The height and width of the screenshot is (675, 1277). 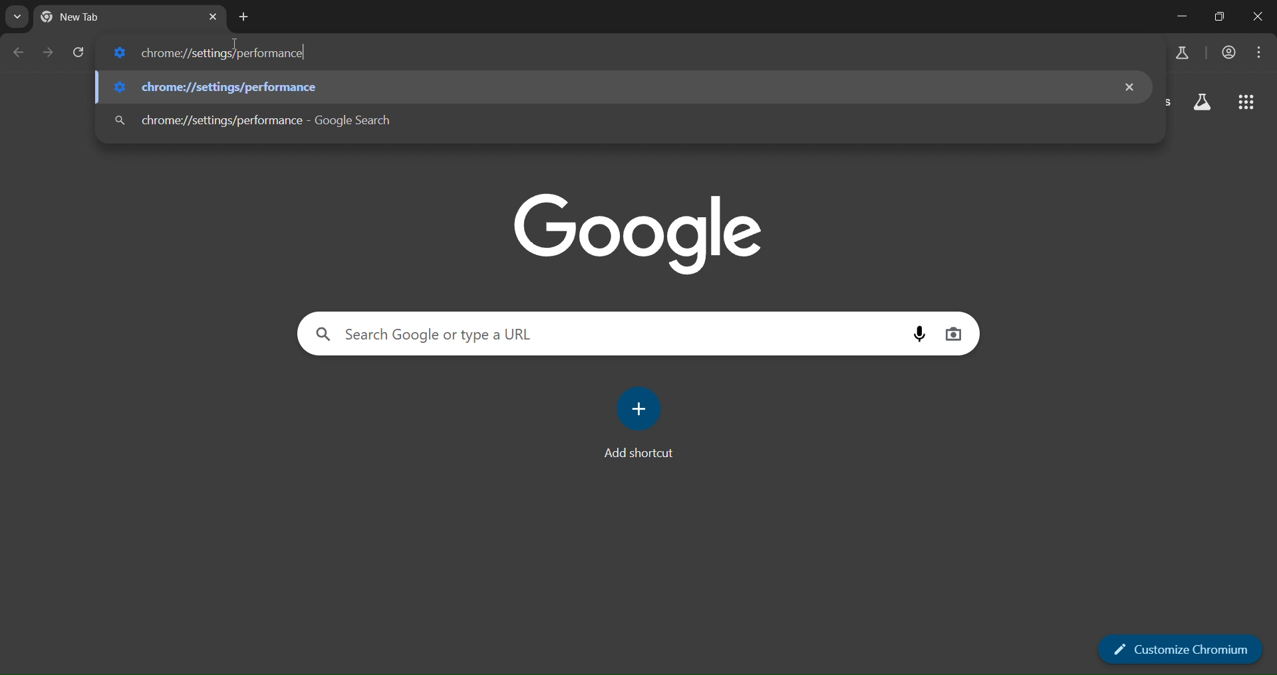 I want to click on search labs, so click(x=1179, y=54).